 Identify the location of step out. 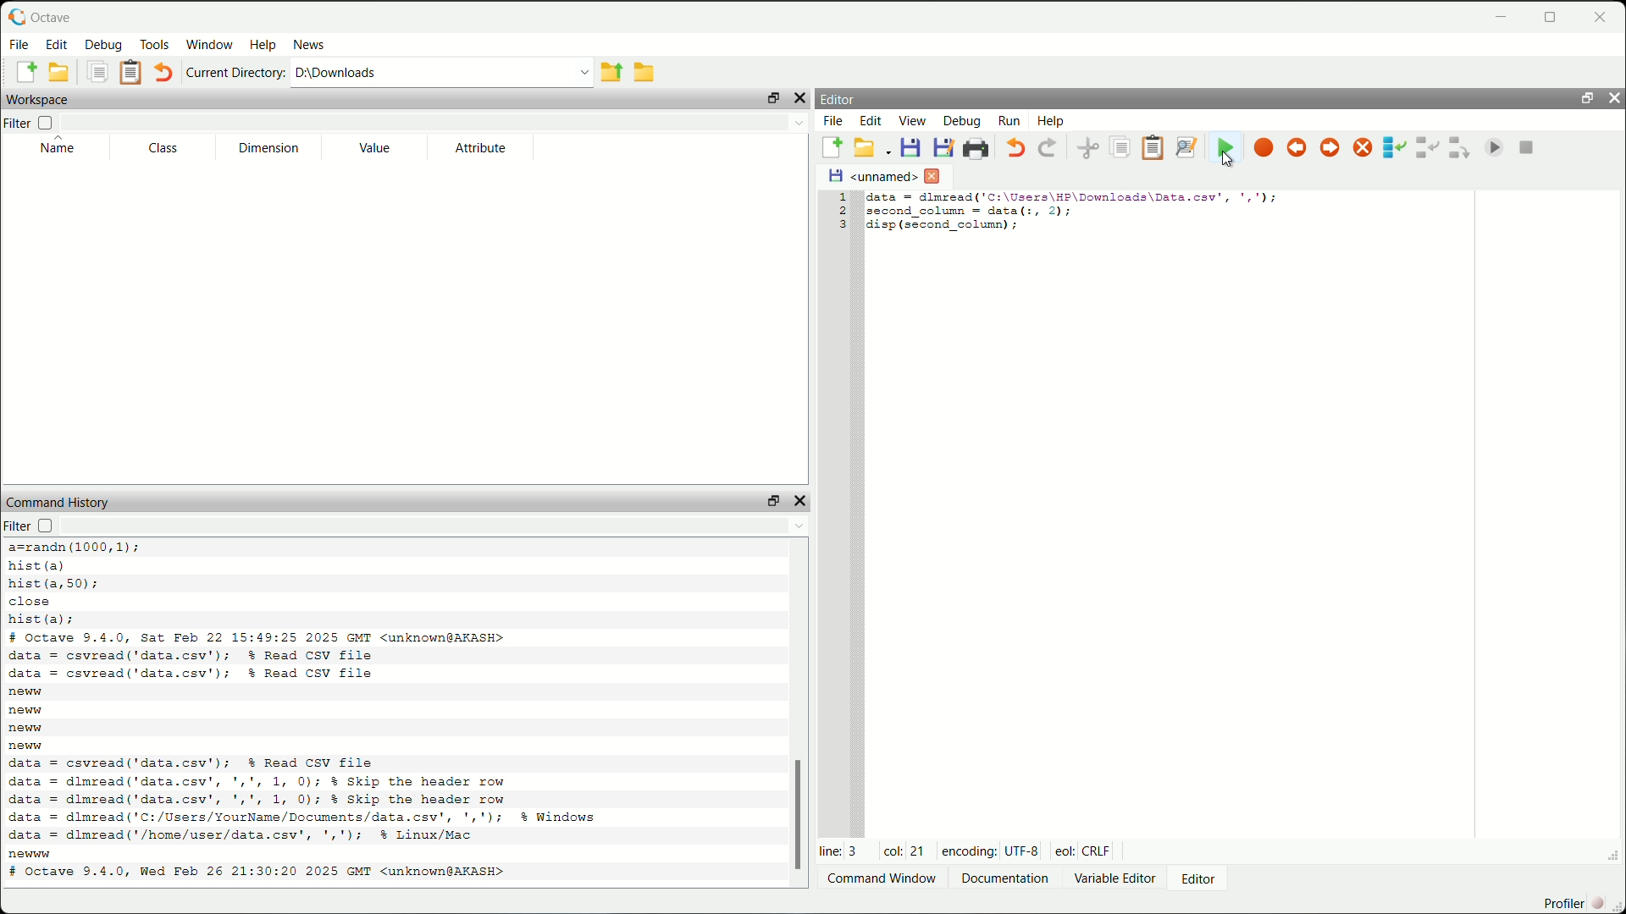
(1457, 150).